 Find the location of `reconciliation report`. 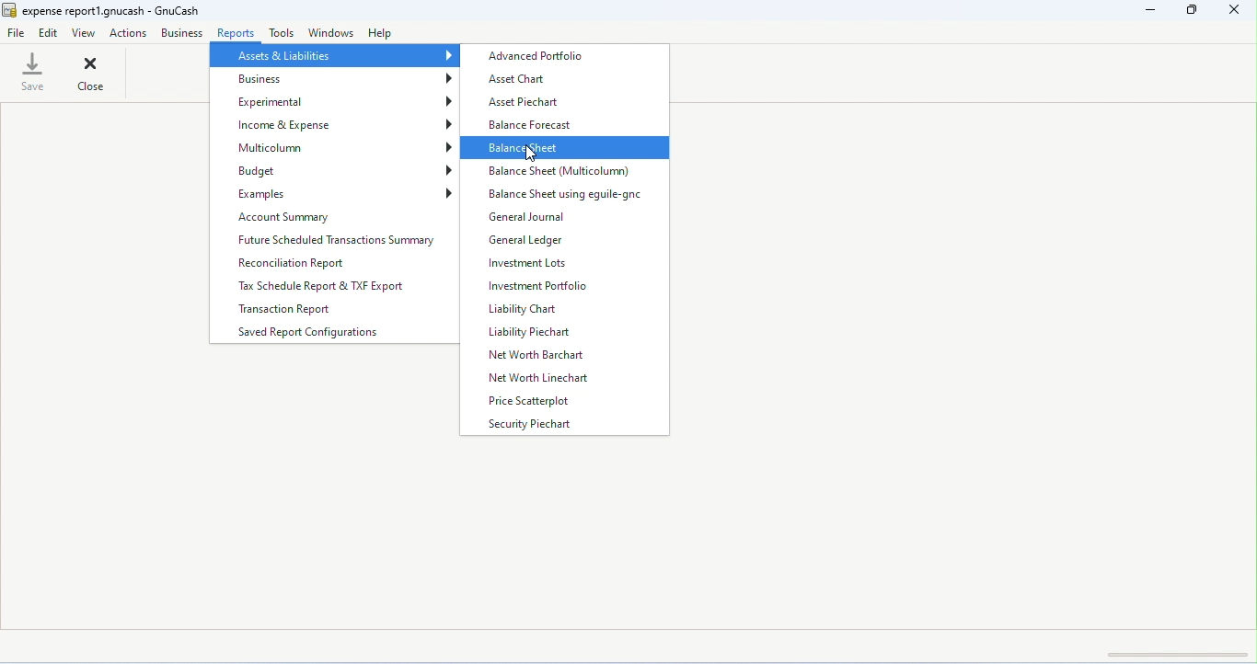

reconciliation report is located at coordinates (297, 263).